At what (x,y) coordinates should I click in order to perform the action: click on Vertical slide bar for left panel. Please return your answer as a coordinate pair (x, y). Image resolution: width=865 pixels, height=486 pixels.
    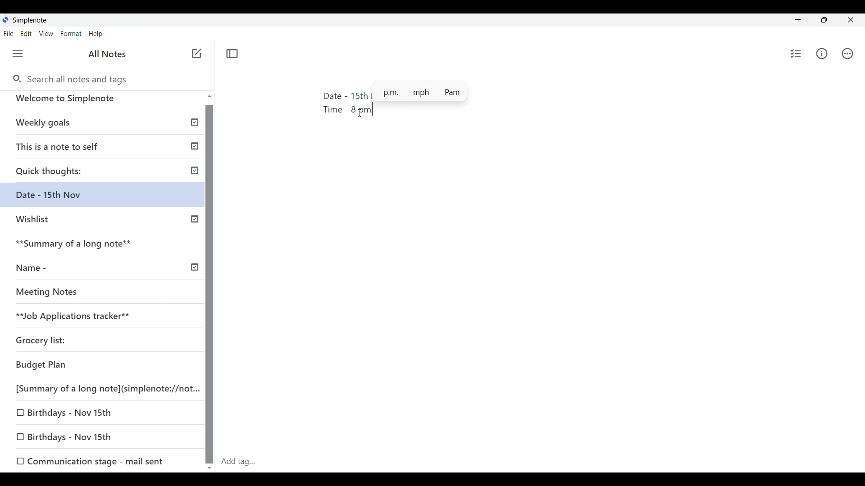
    Looking at the image, I should click on (209, 284).